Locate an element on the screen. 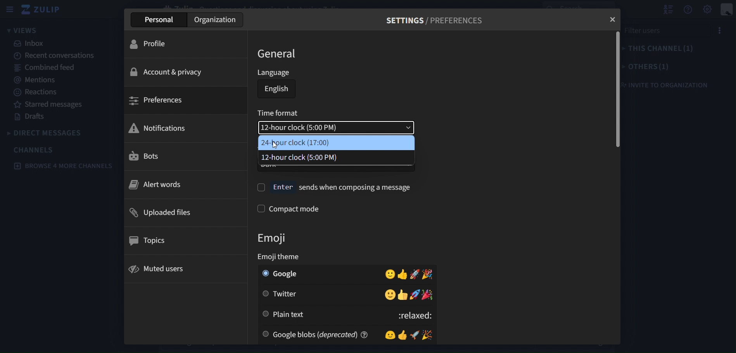 This screenshot has width=736, height=353. combined feed is located at coordinates (43, 67).